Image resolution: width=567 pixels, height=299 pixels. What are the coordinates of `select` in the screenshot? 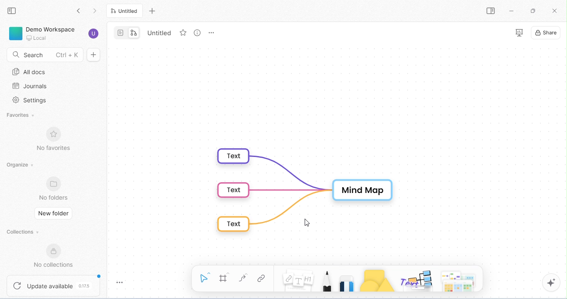 It's located at (203, 278).